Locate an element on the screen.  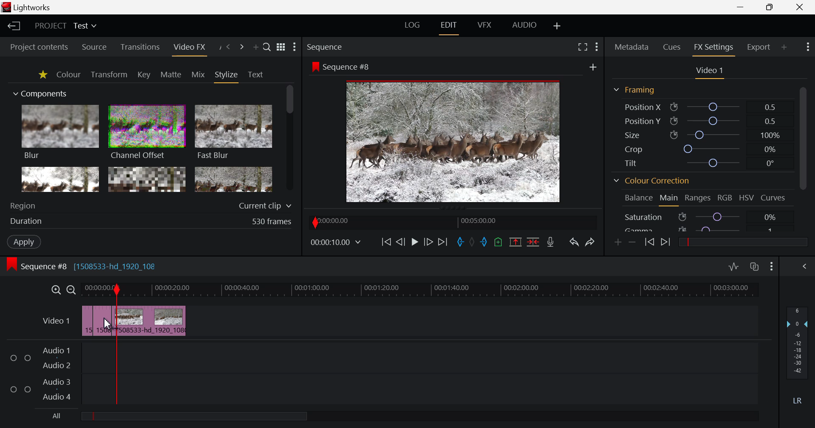
Glow is located at coordinates (61, 180).